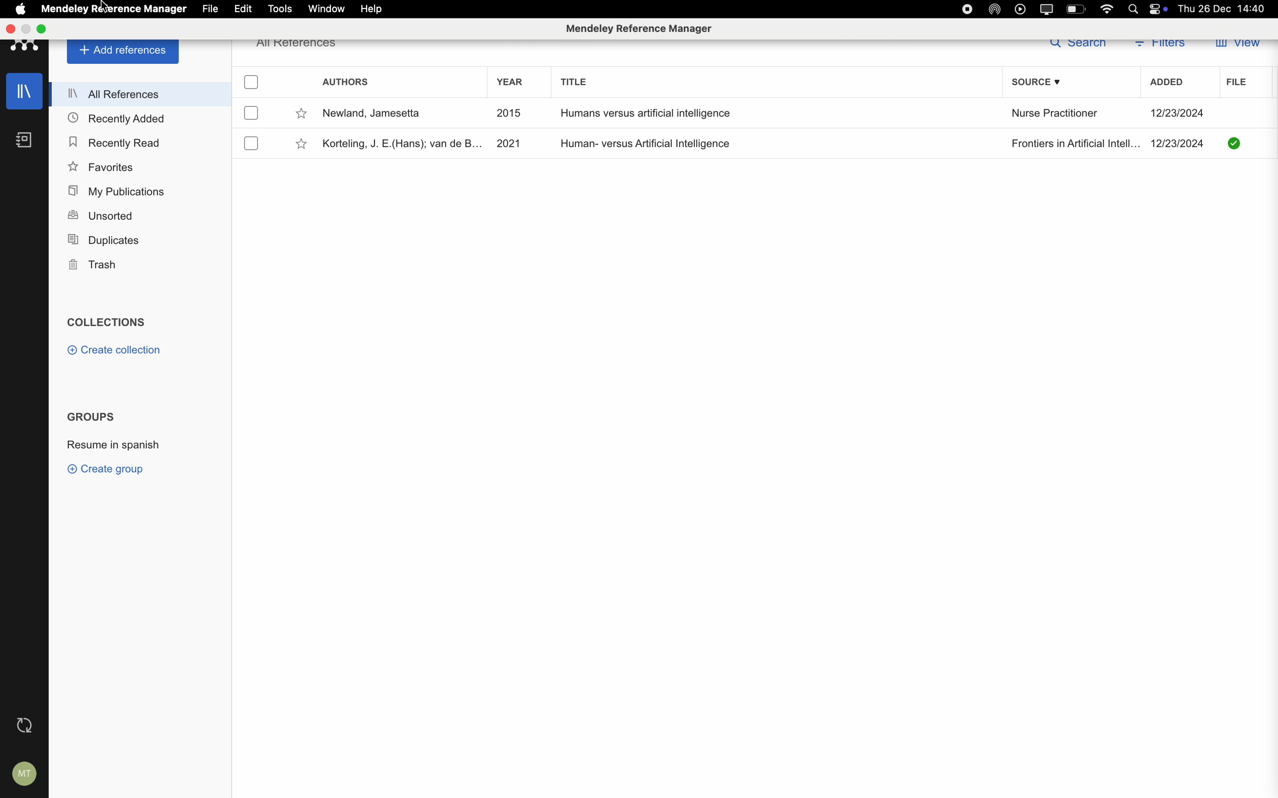 This screenshot has height=798, width=1278. Describe the element at coordinates (648, 144) in the screenshot. I see `Human-versus Artificial Intelligence` at that location.